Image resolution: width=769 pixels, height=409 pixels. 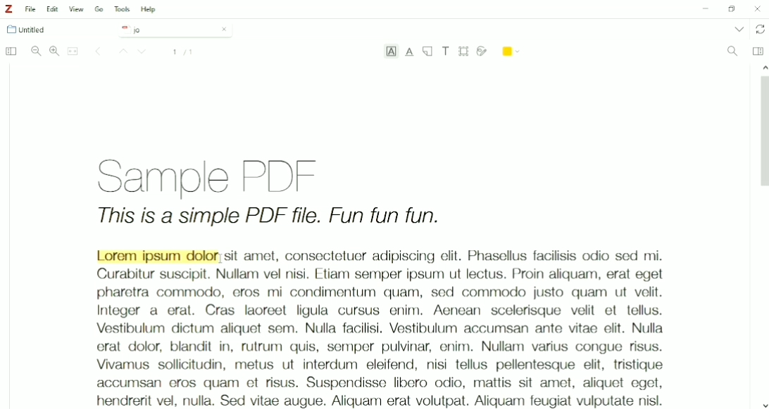 What do you see at coordinates (99, 8) in the screenshot?
I see `Go` at bounding box center [99, 8].